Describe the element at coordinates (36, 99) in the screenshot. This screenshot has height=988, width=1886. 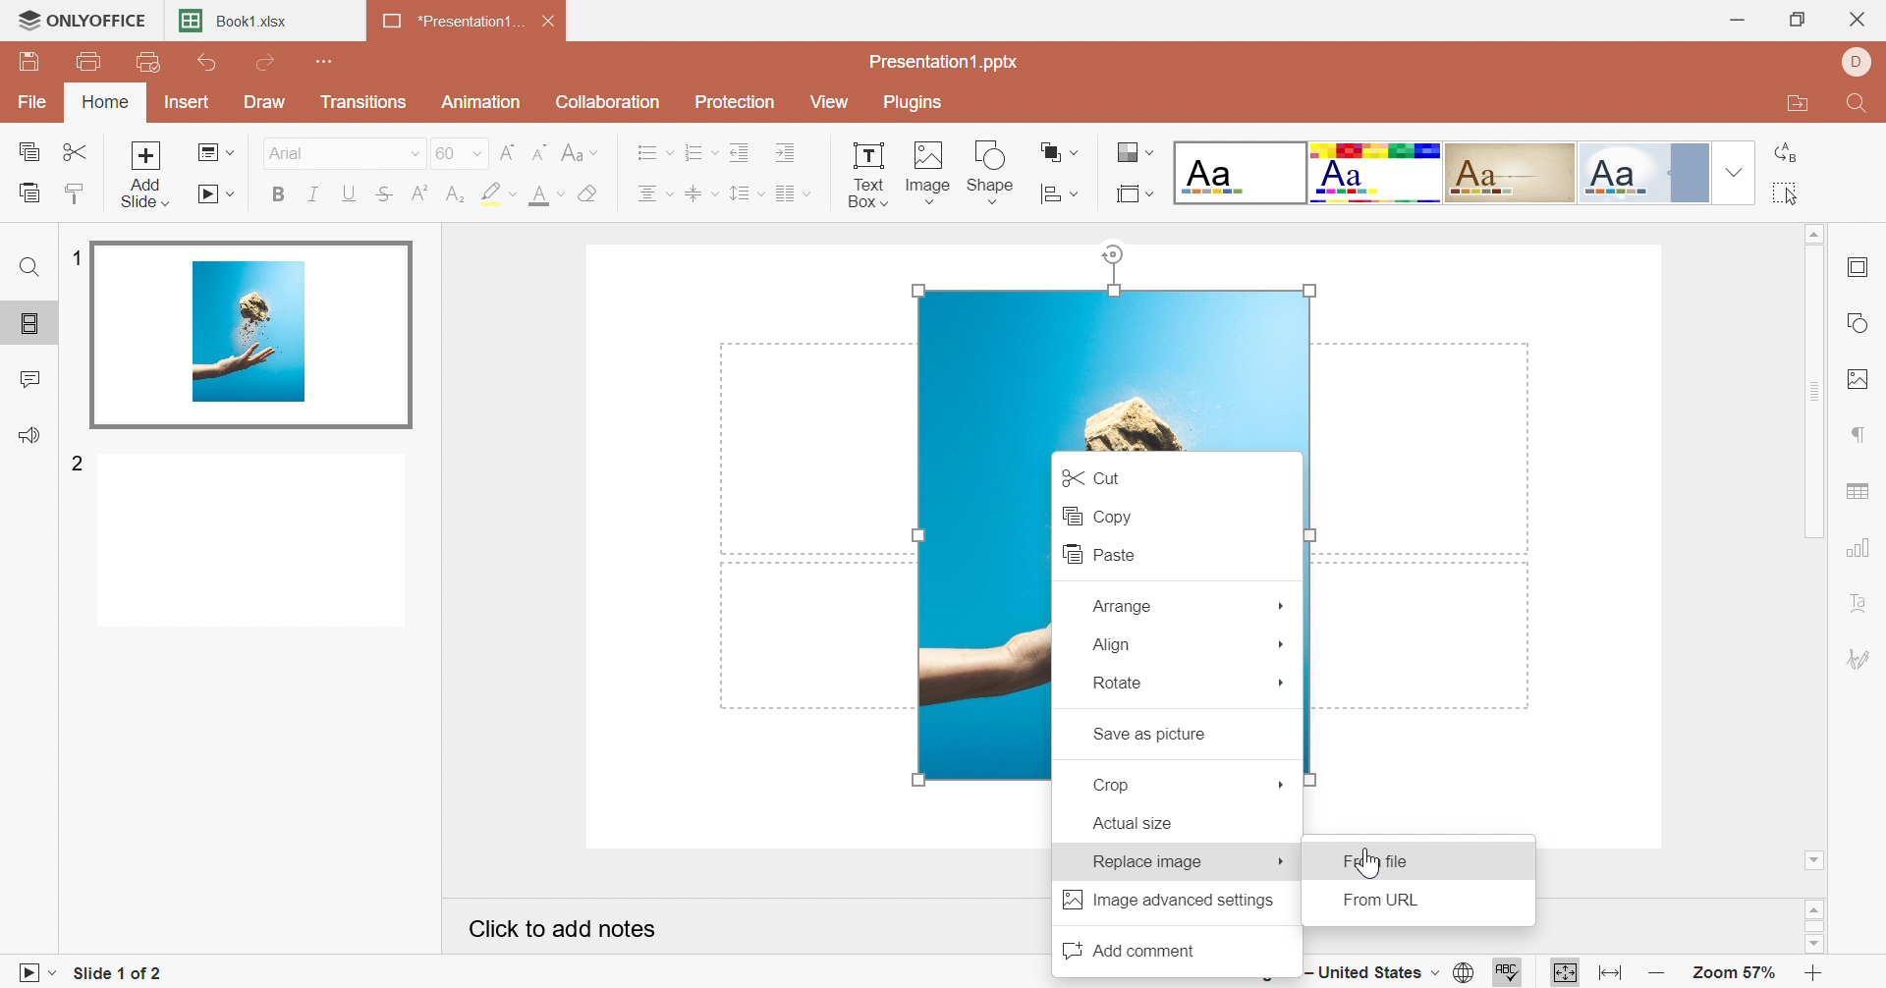
I see `File` at that location.